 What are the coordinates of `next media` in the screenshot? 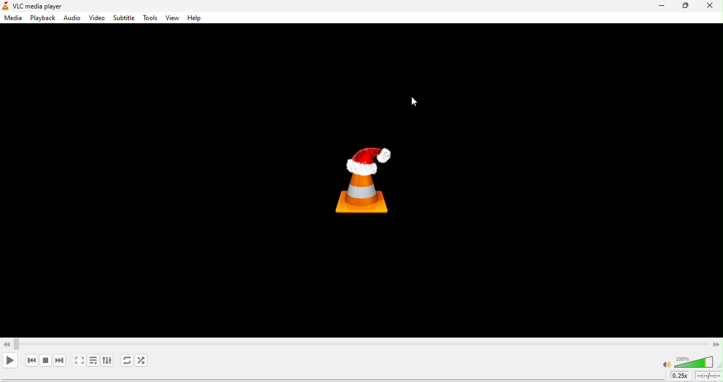 It's located at (58, 362).